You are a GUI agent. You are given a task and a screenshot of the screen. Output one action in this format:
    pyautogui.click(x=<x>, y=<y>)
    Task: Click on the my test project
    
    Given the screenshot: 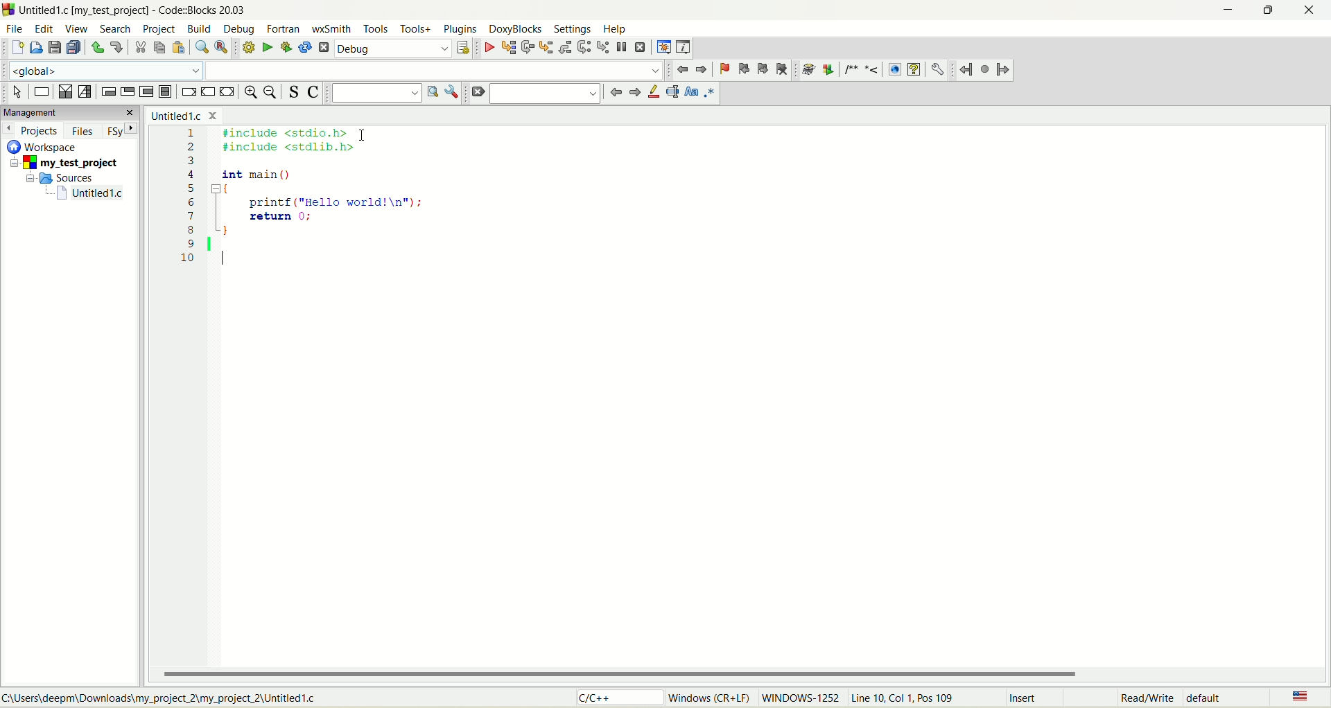 What is the action you would take?
    pyautogui.click(x=61, y=163)
    